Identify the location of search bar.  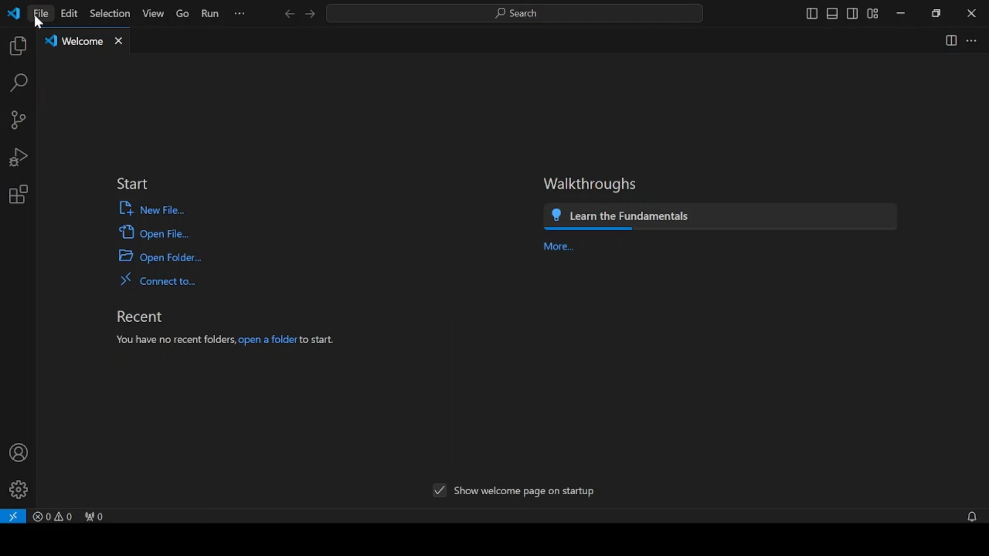
(515, 14).